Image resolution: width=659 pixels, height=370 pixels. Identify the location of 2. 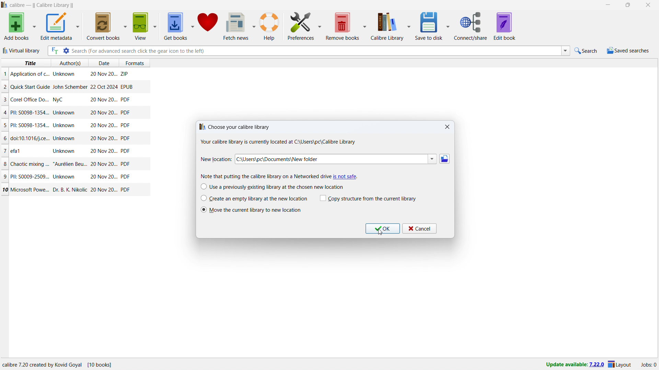
(5, 88).